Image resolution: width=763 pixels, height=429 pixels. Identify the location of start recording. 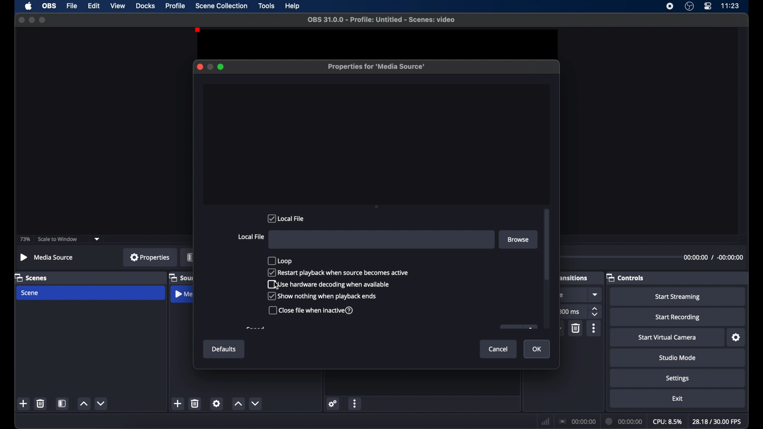
(678, 317).